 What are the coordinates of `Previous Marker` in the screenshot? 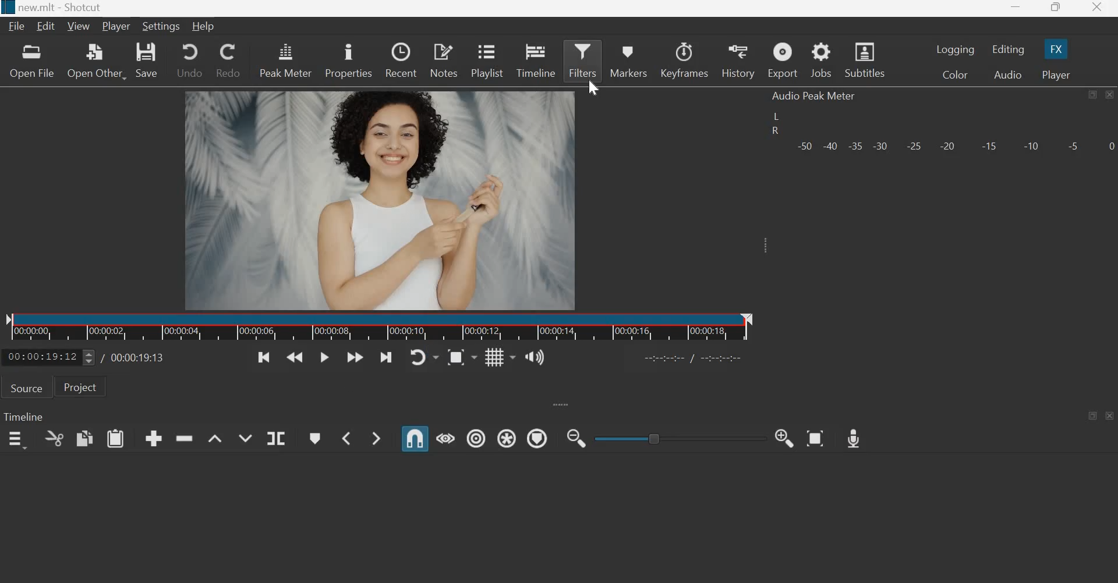 It's located at (346, 438).